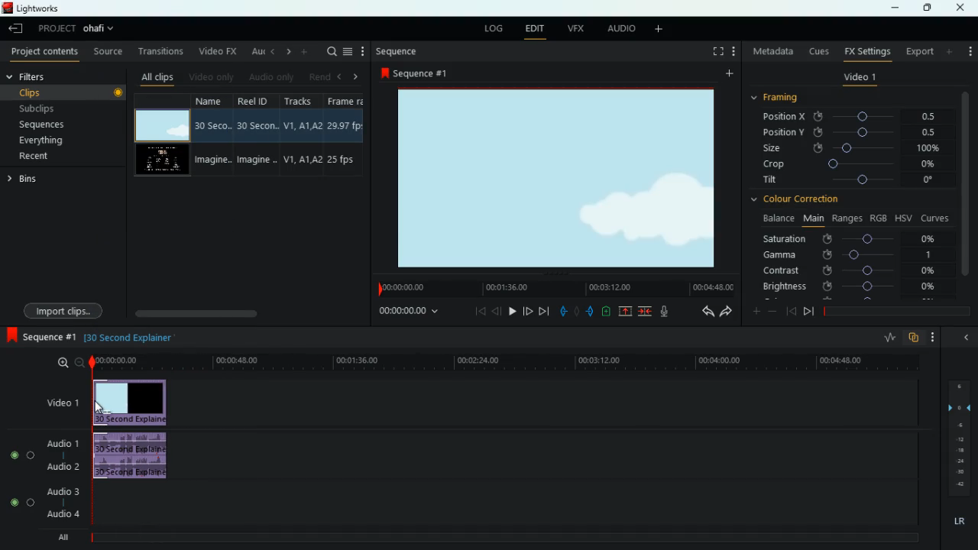  Describe the element at coordinates (957, 522) in the screenshot. I see `lr` at that location.